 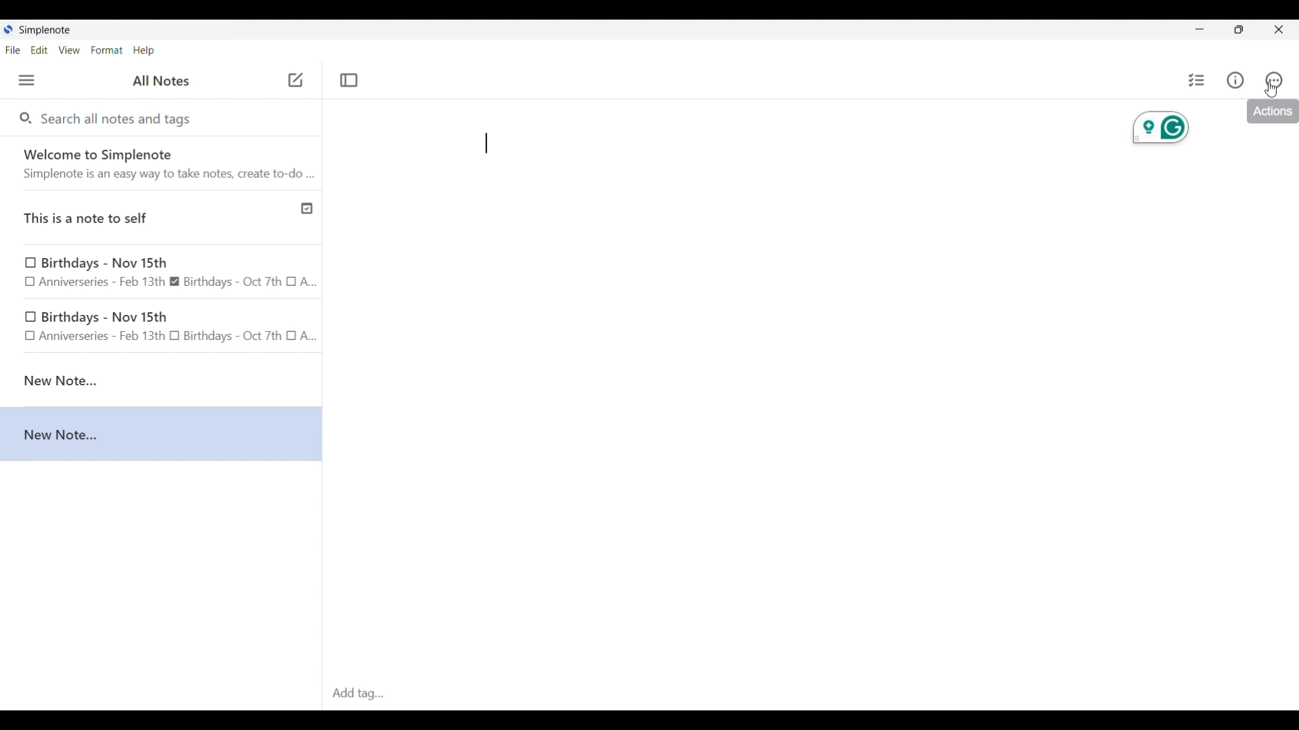 What do you see at coordinates (162, 272) in the screenshot?
I see `Birthday note` at bounding box center [162, 272].